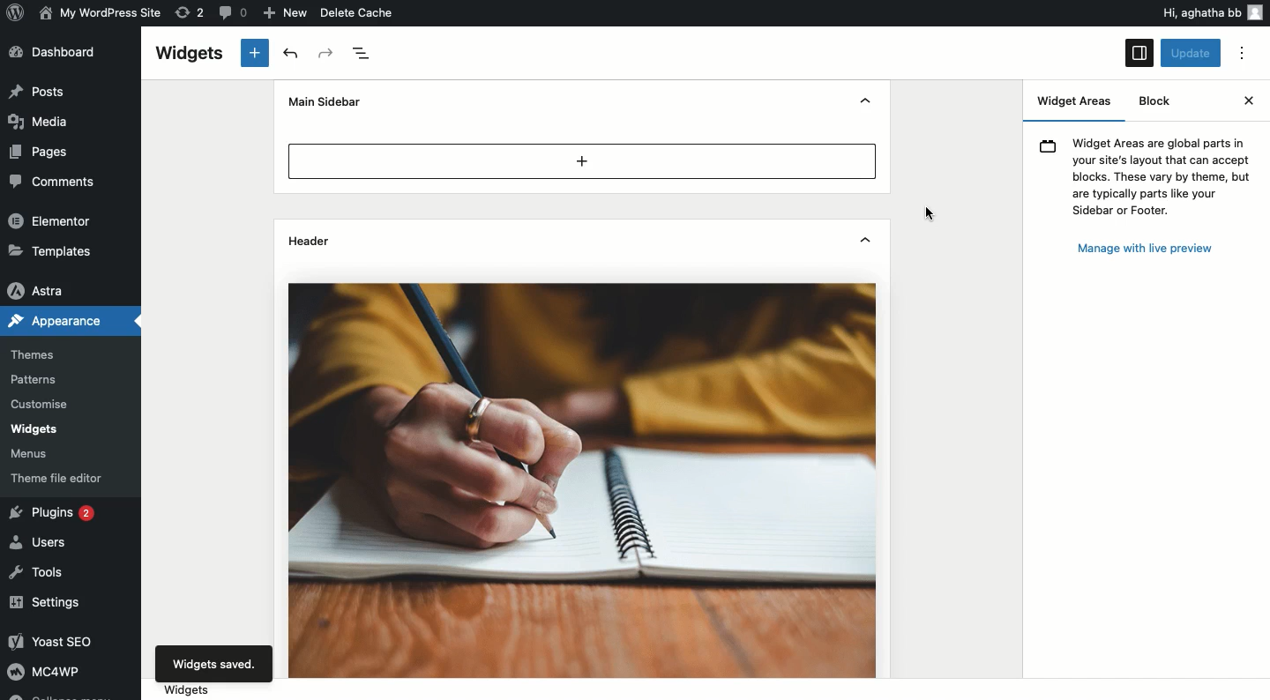  Describe the element at coordinates (17, 11) in the screenshot. I see `Logo` at that location.